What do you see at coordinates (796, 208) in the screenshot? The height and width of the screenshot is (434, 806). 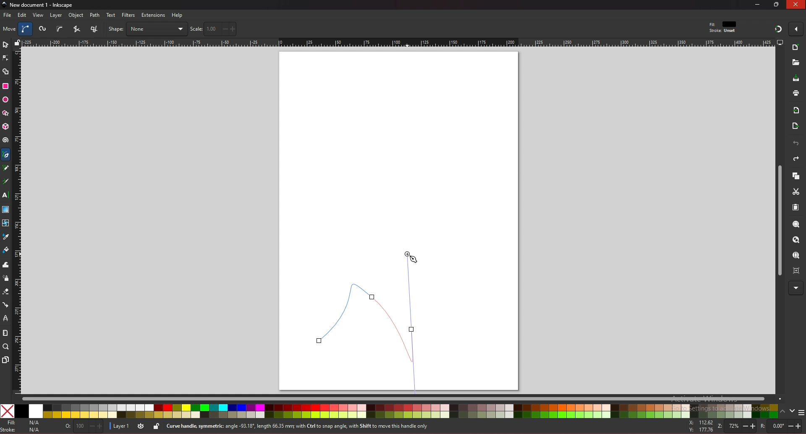 I see `paste` at bounding box center [796, 208].